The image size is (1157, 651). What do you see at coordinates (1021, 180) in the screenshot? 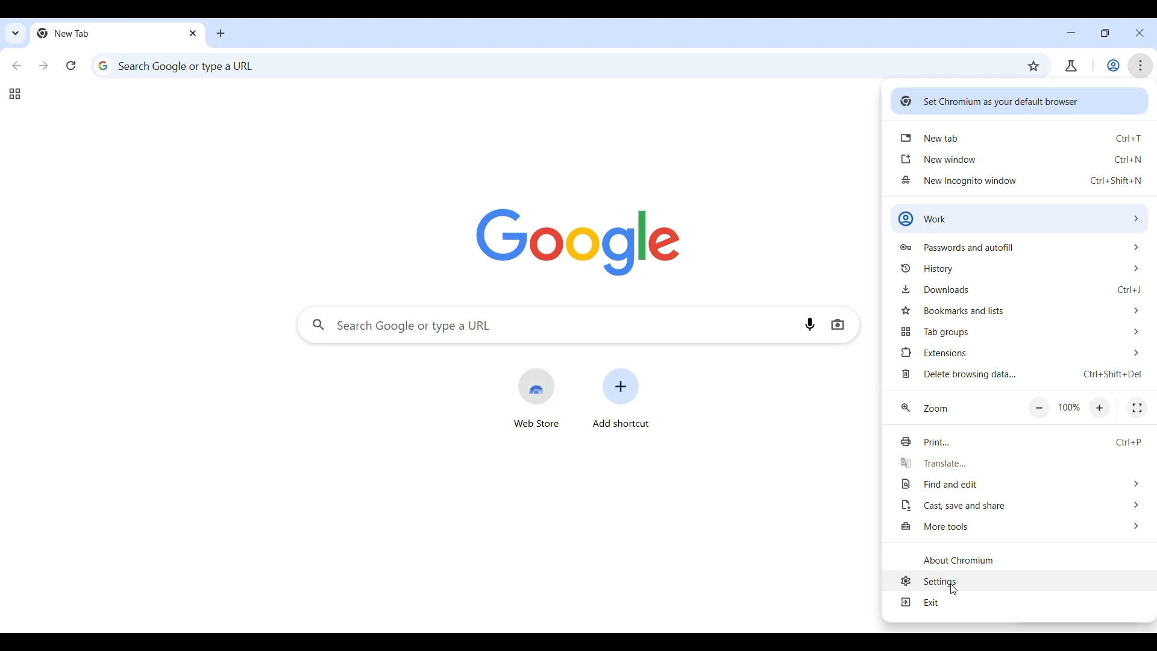
I see `Open new incognito window` at bounding box center [1021, 180].